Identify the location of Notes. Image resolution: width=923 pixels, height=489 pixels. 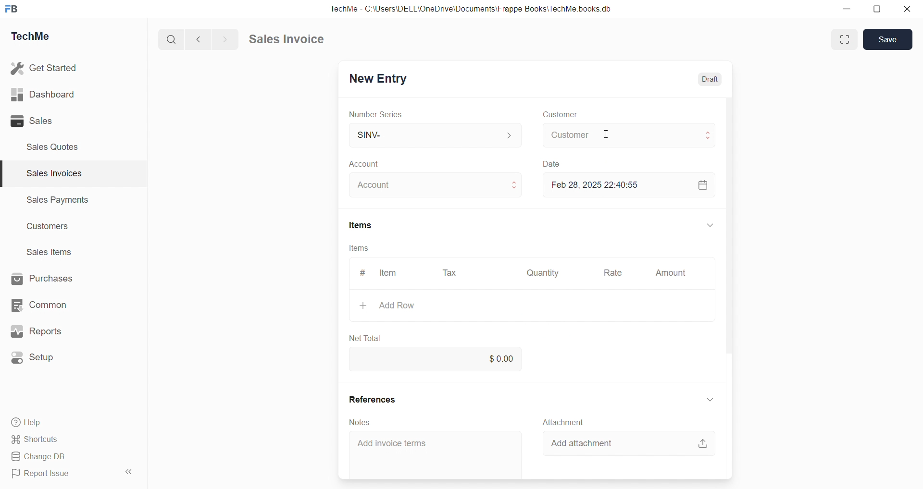
(359, 422).